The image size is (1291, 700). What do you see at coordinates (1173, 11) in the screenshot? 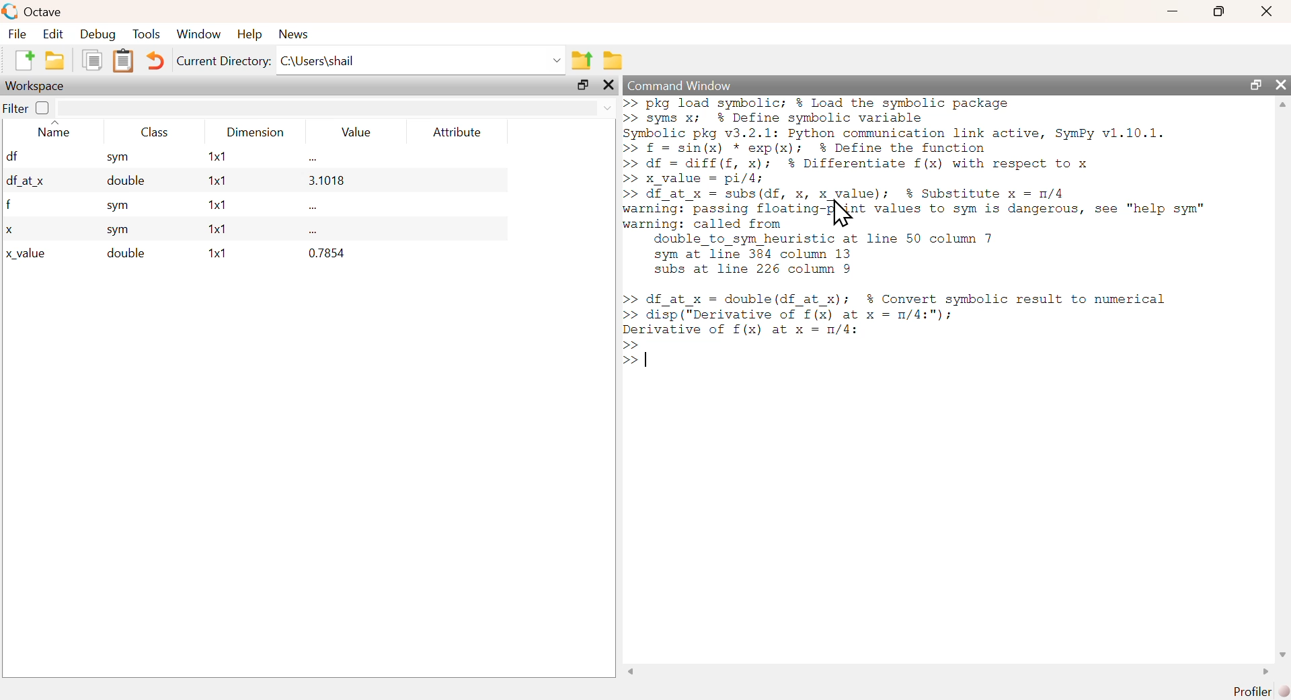
I see `minimize` at bounding box center [1173, 11].